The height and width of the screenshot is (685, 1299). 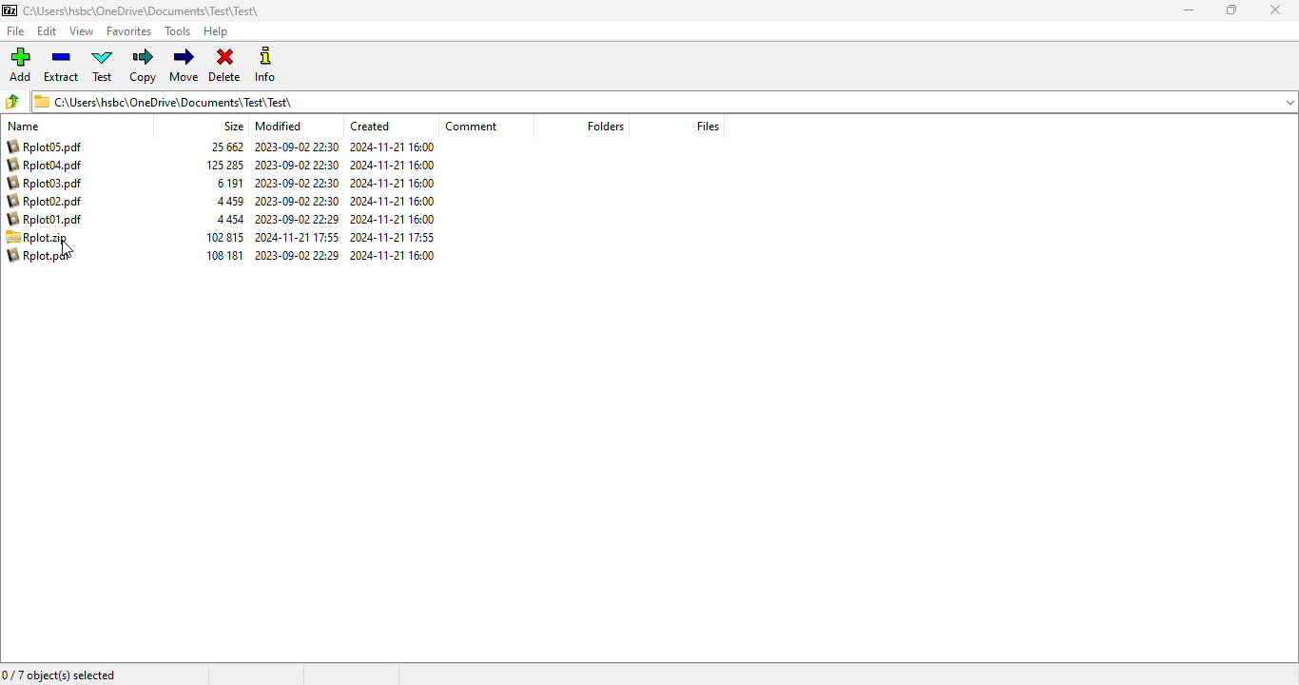 I want to click on 25662, so click(x=226, y=146).